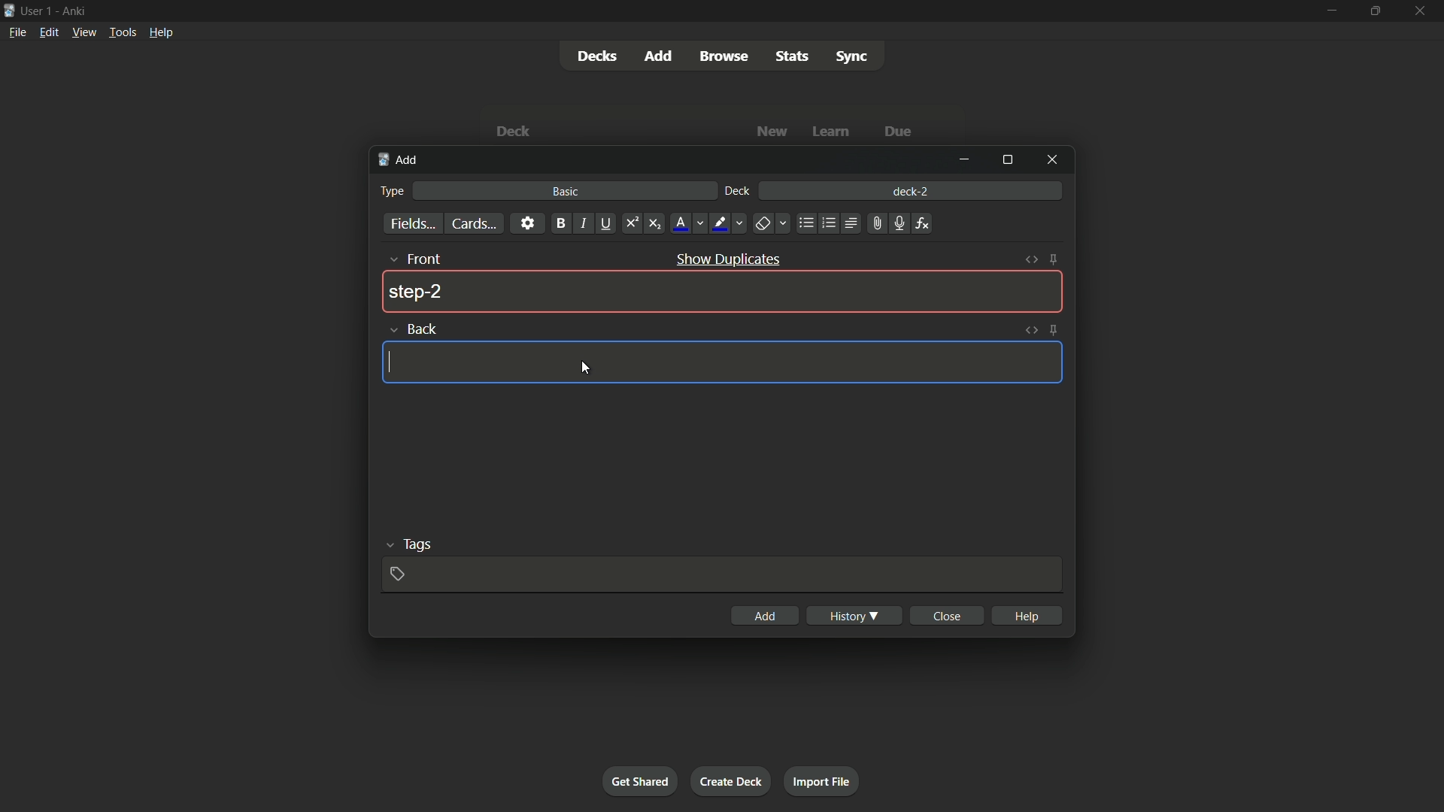 This screenshot has width=1444, height=812. What do you see at coordinates (642, 781) in the screenshot?
I see `get shared` at bounding box center [642, 781].